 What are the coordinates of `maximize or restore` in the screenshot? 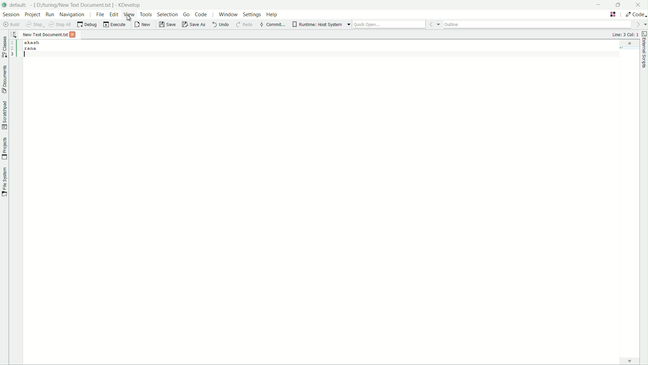 It's located at (621, 5).